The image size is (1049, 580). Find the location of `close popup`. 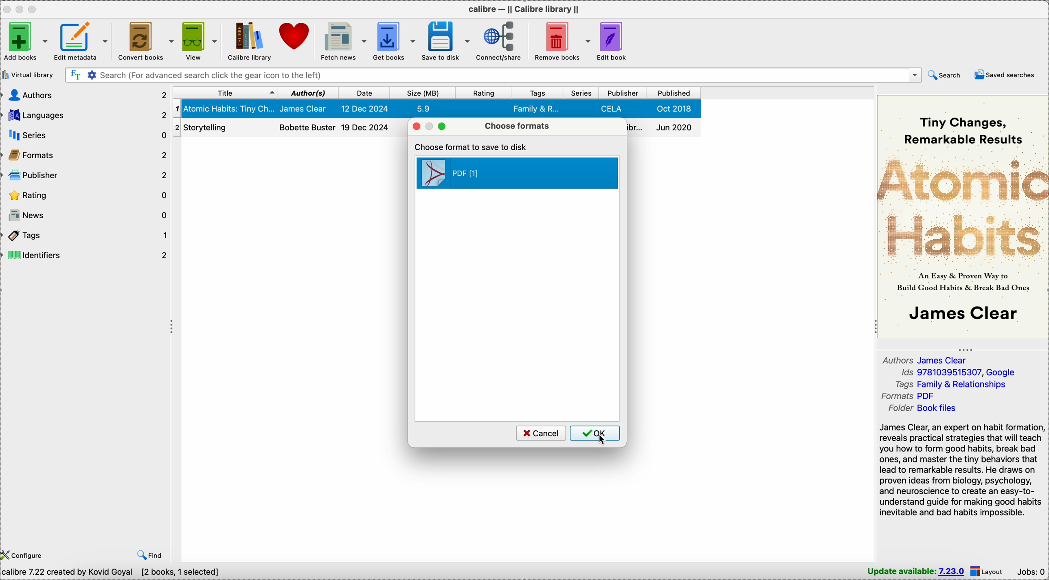

close popup is located at coordinates (416, 127).